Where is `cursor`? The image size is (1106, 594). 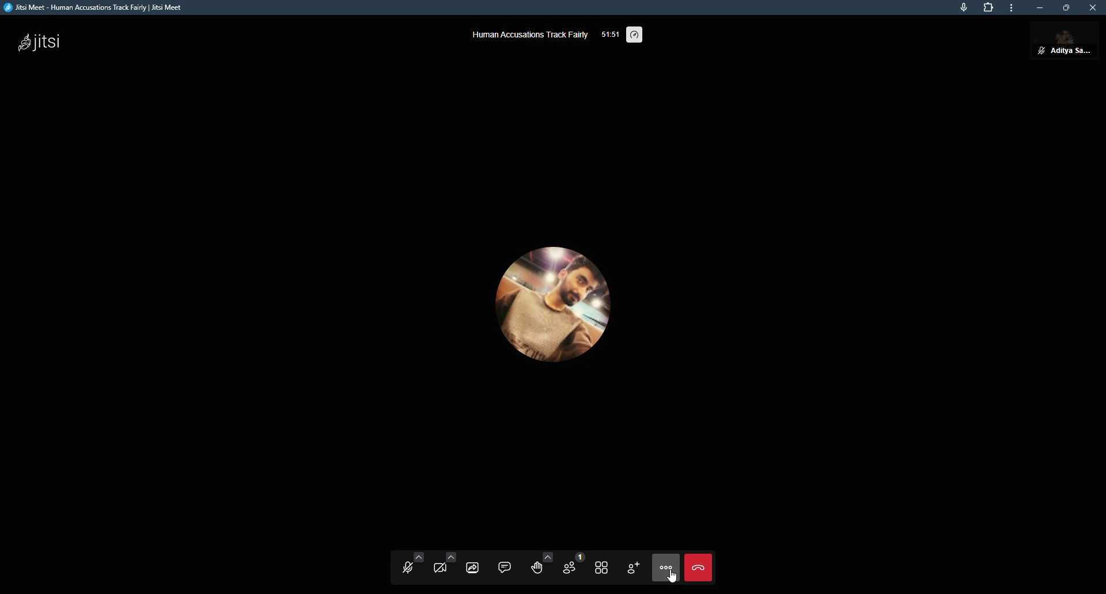 cursor is located at coordinates (672, 568).